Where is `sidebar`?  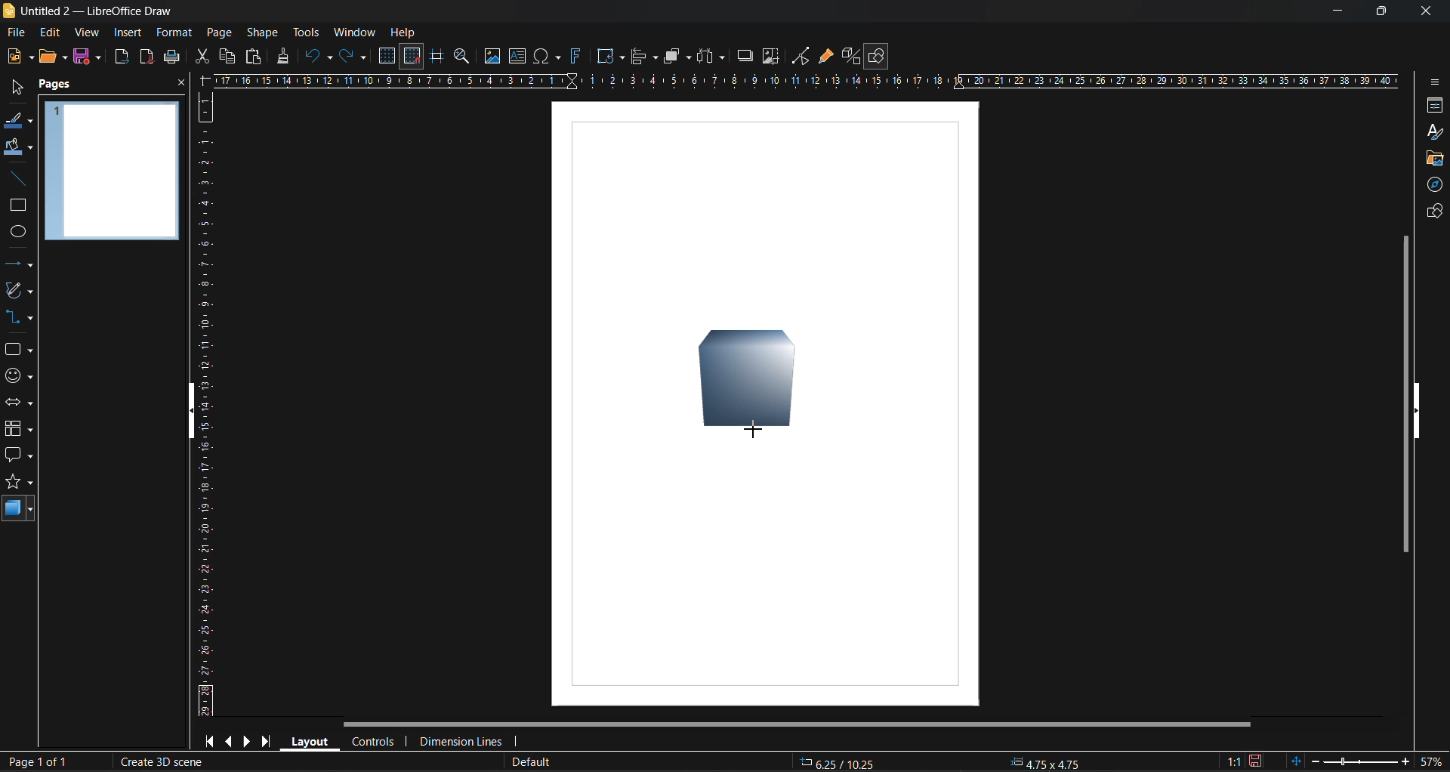
sidebar is located at coordinates (1433, 80).